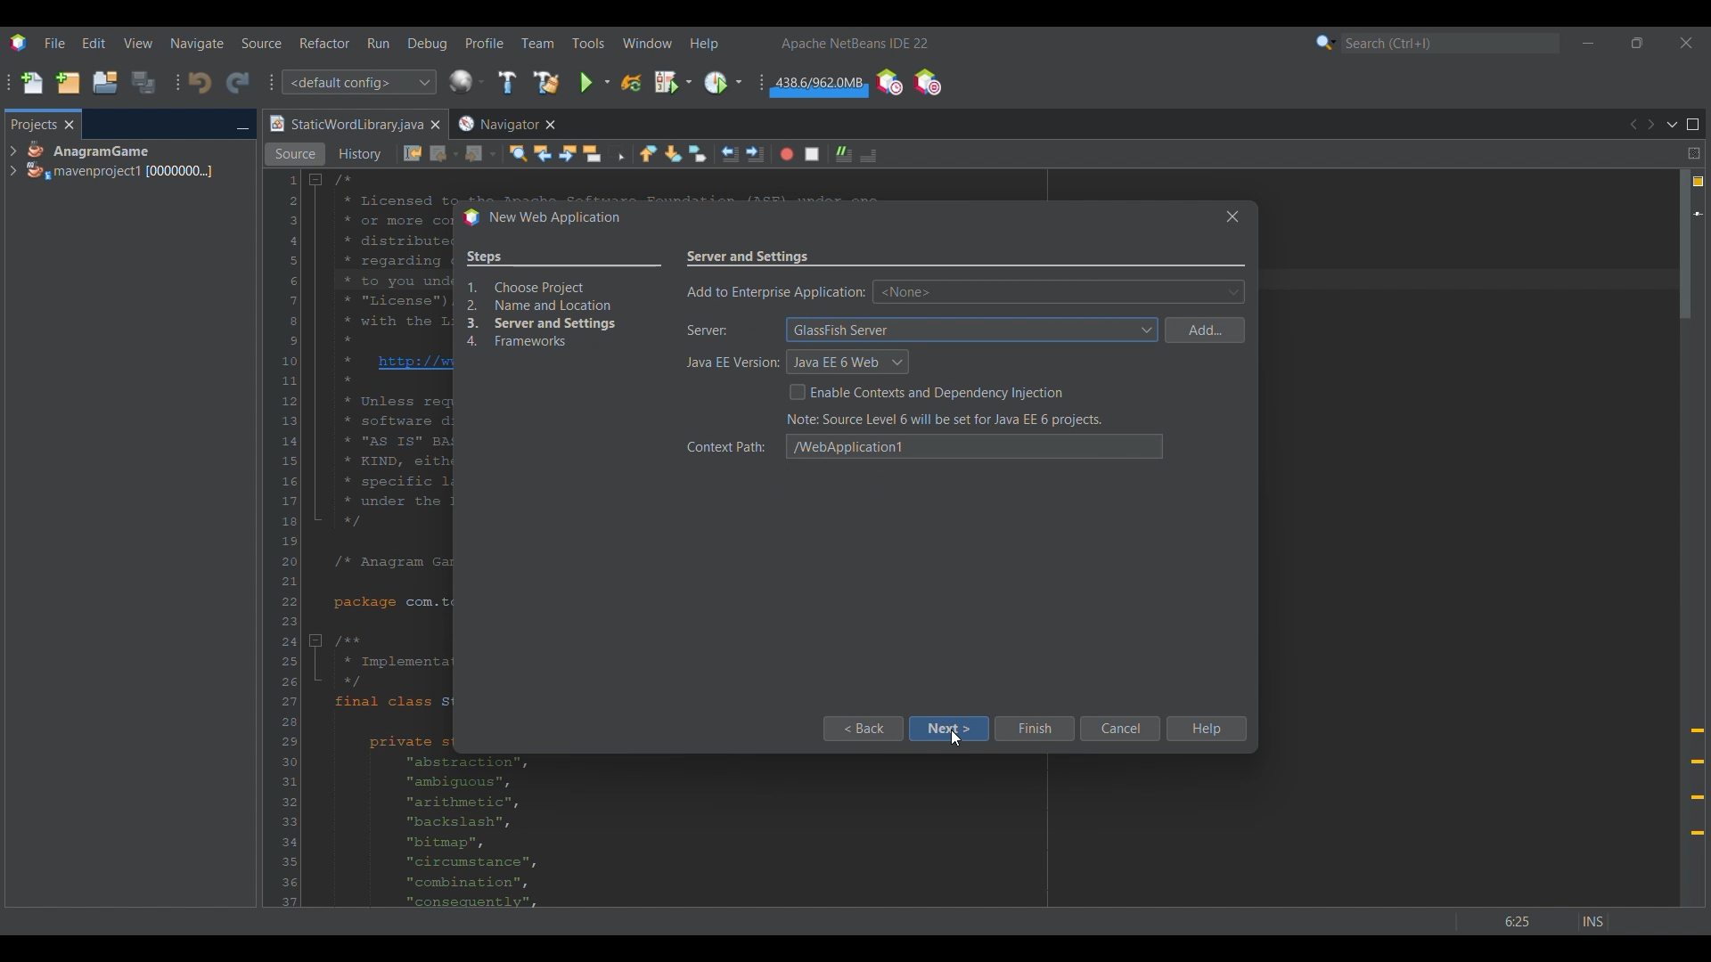 This screenshot has height=962, width=1711. Describe the element at coordinates (592, 153) in the screenshot. I see `Toggle highlight search` at that location.